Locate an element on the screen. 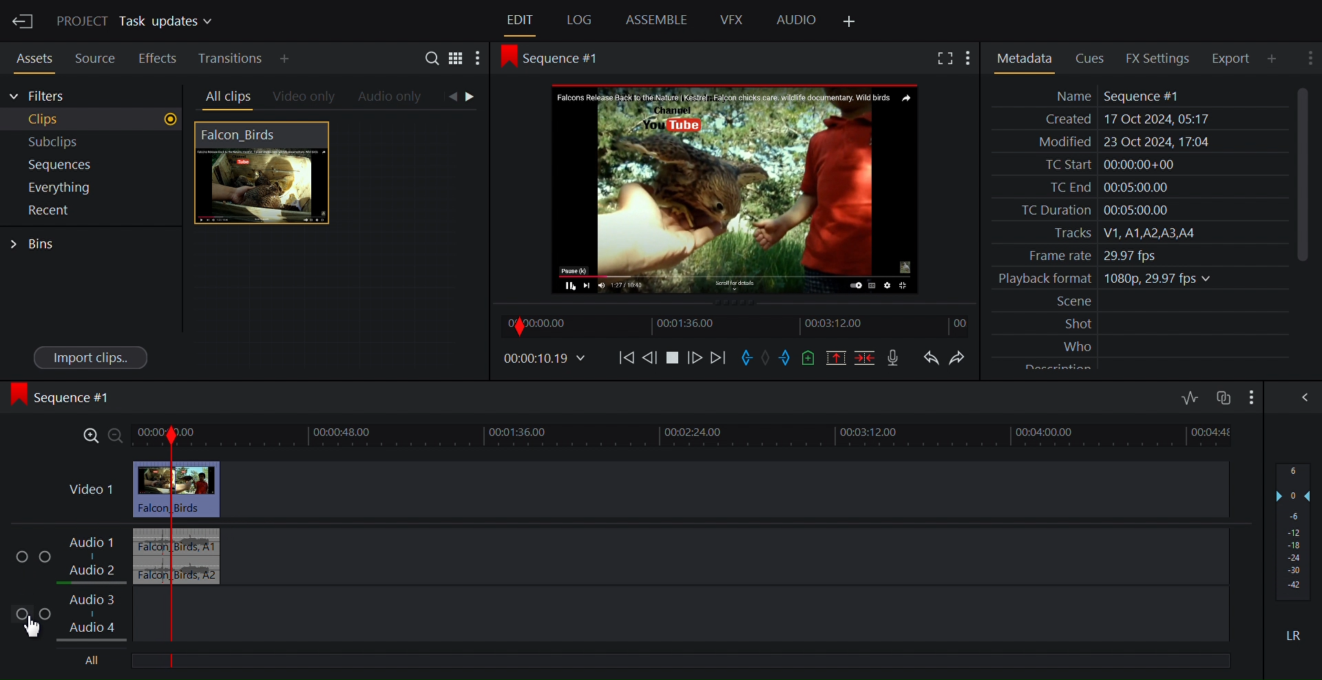 The width and height of the screenshot is (1322, 680). Undo  is located at coordinates (931, 358).